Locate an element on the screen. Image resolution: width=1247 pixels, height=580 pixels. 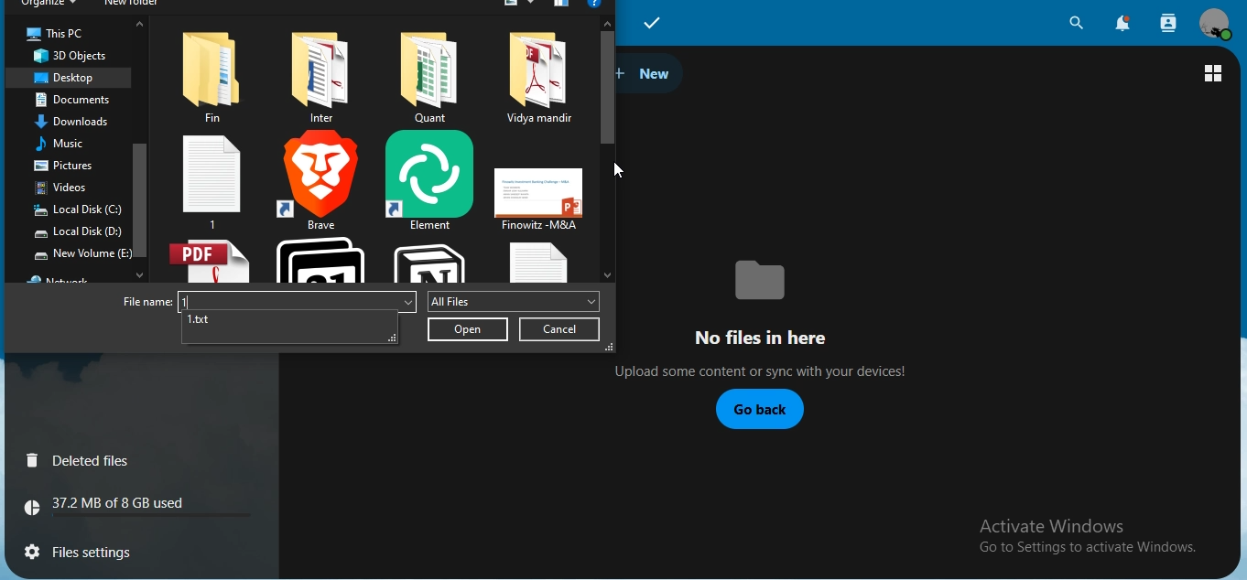
view is located at coordinates (1212, 74).